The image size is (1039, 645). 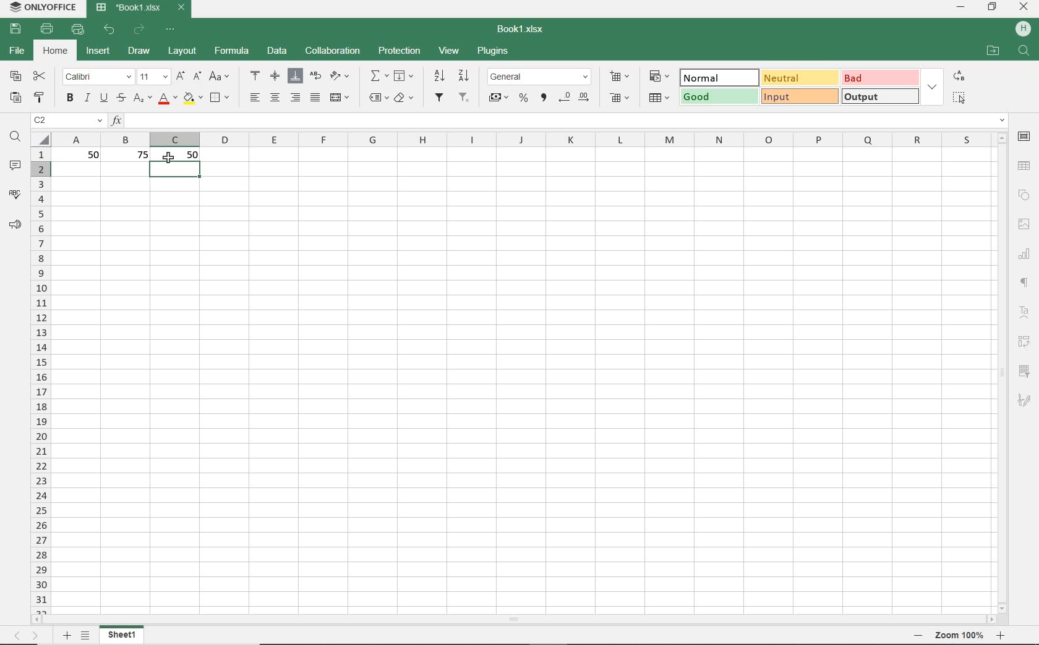 I want to click on delete cells, so click(x=618, y=96).